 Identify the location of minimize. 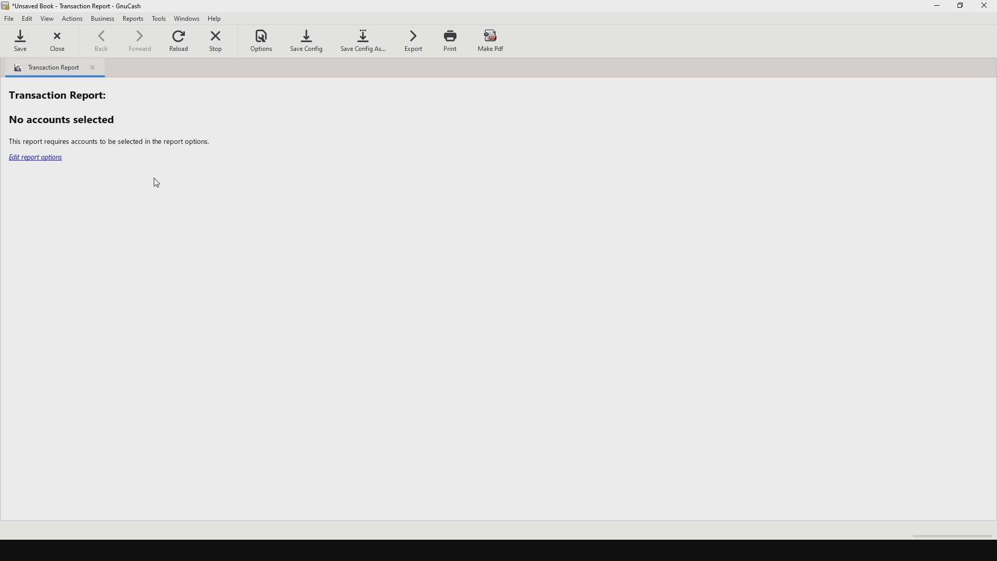
(937, 7).